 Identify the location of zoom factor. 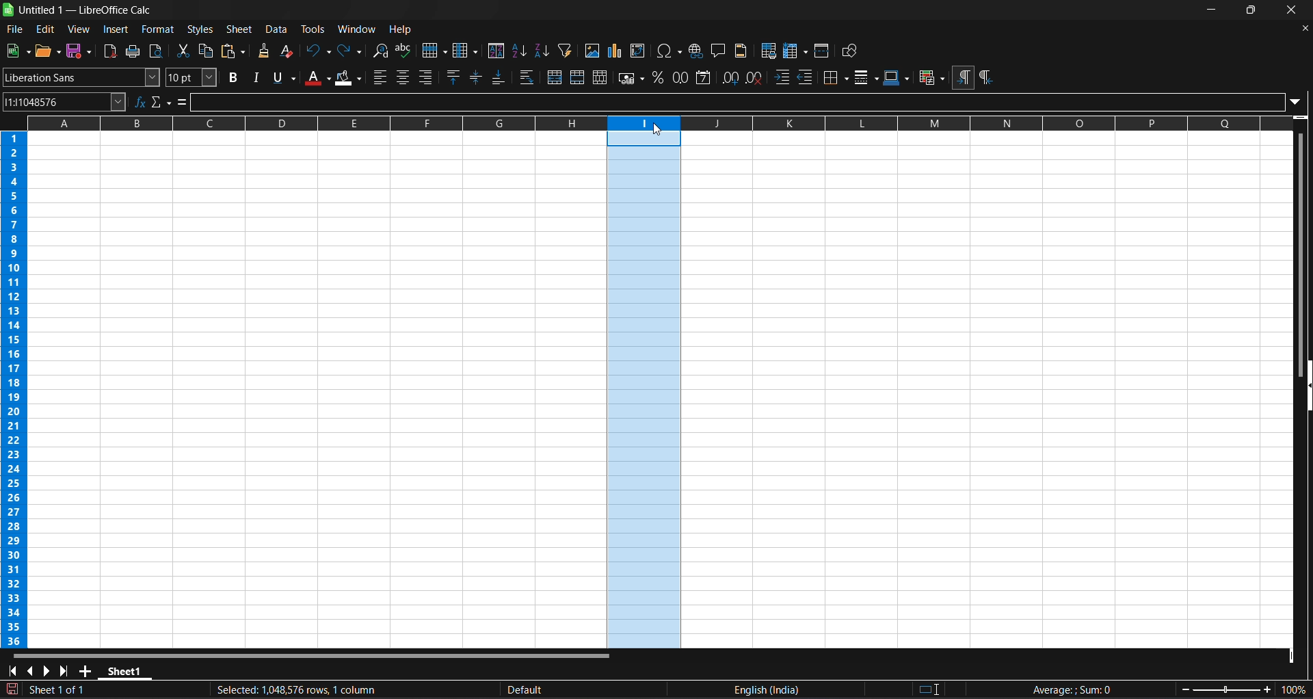
(1239, 689).